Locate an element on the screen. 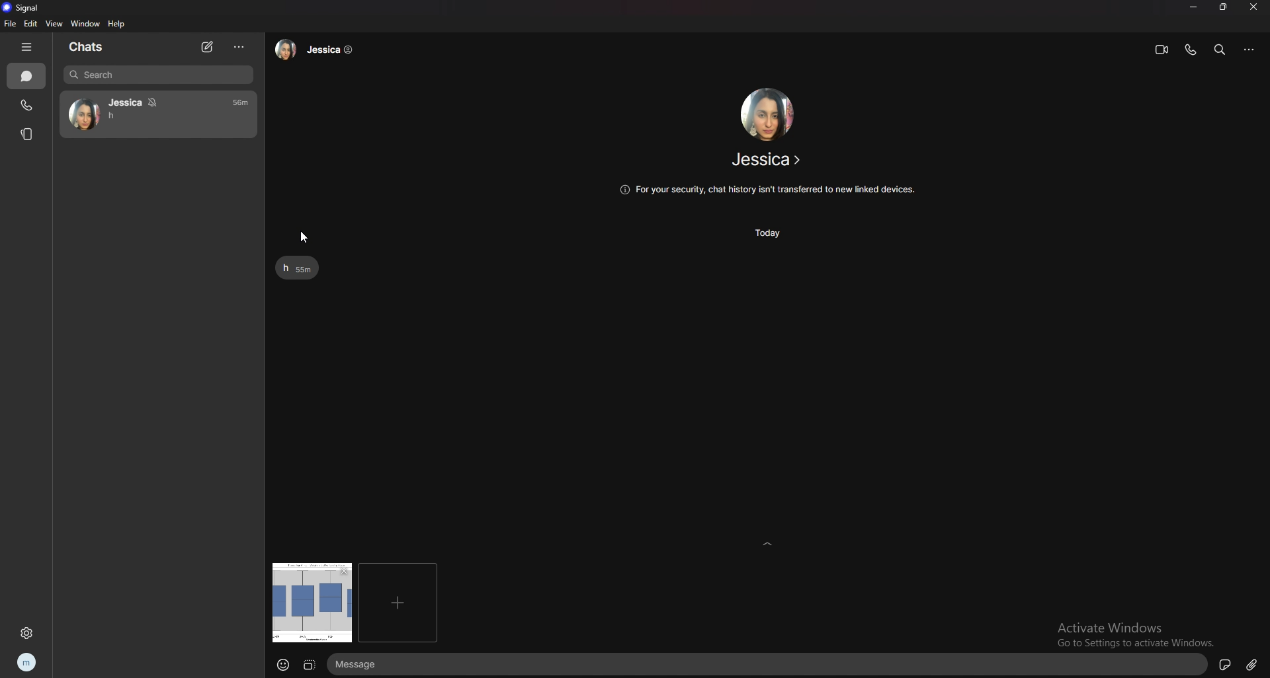 The width and height of the screenshot is (1270, 678). add another attachment is located at coordinates (398, 603).